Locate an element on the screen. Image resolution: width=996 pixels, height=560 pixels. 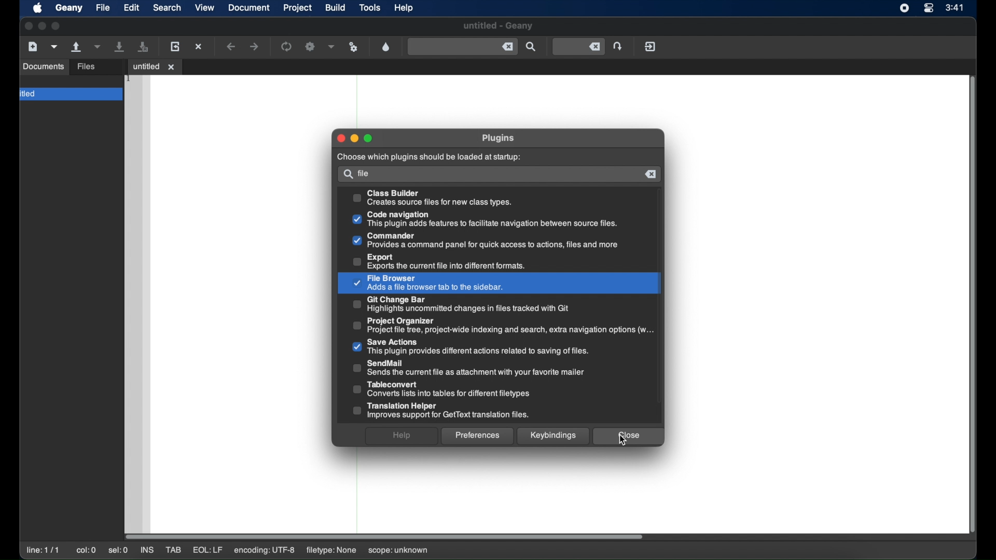
save all open files is located at coordinates (144, 47).